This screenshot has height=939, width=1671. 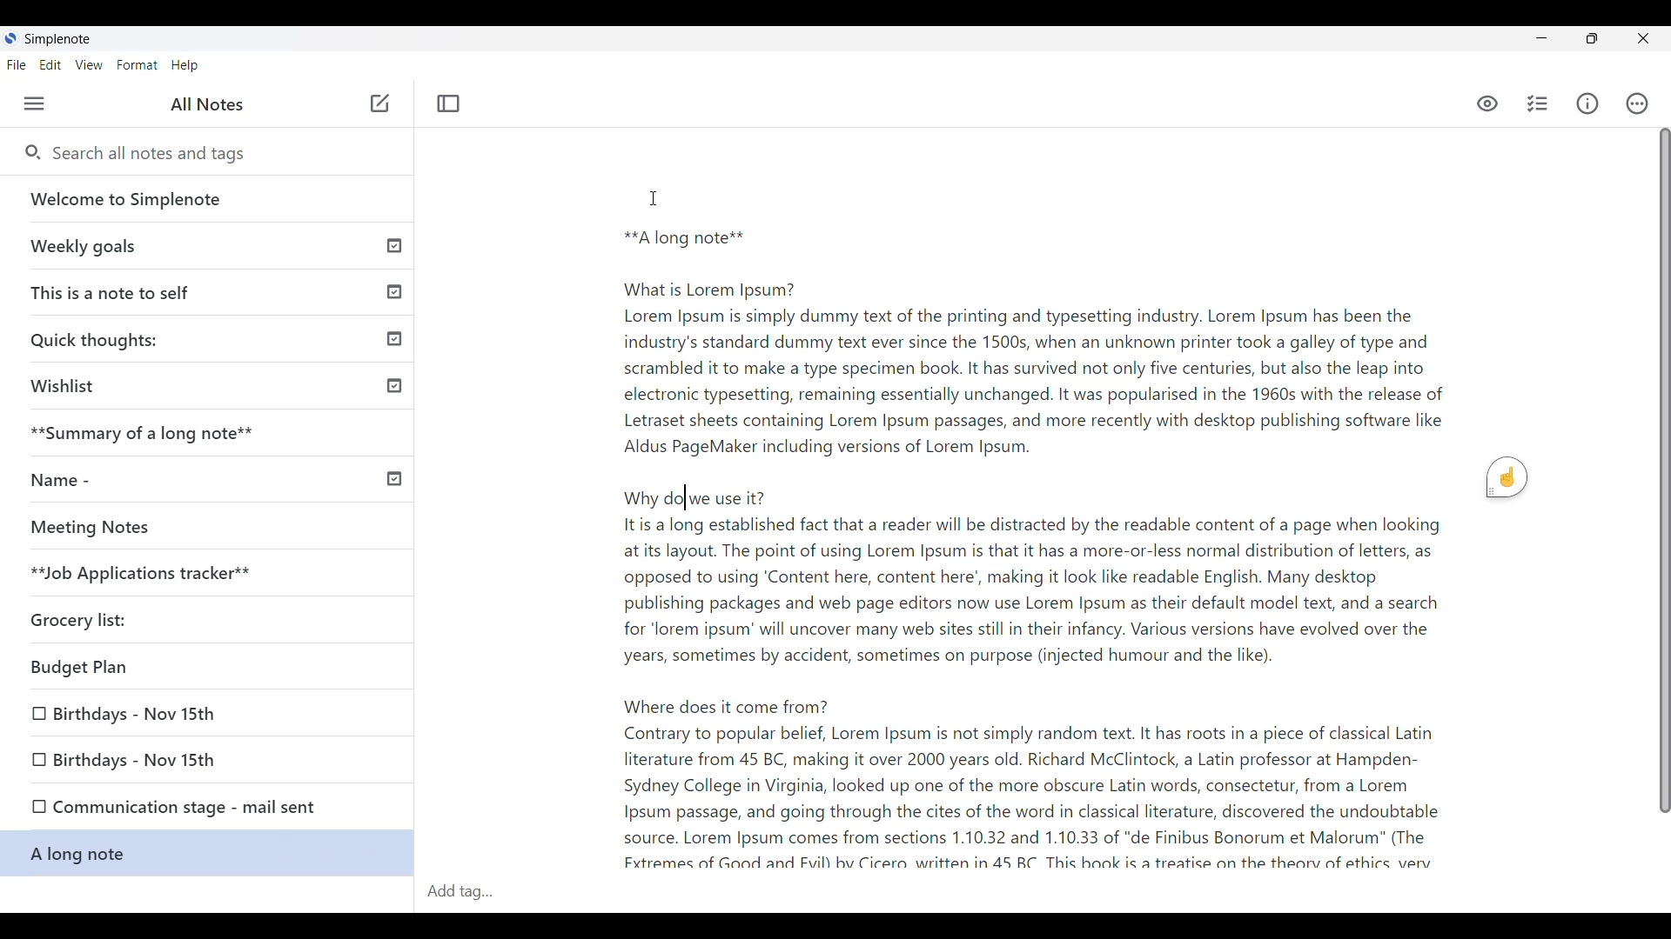 I want to click on Help, so click(x=185, y=66).